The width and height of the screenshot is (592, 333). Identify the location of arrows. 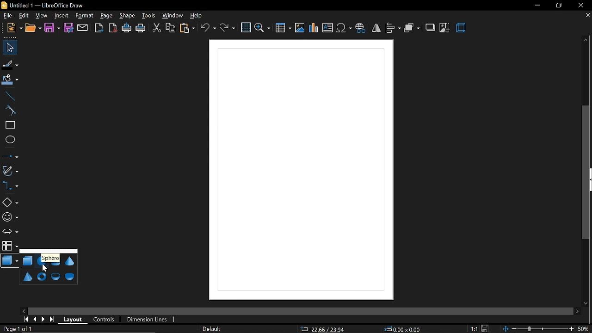
(11, 232).